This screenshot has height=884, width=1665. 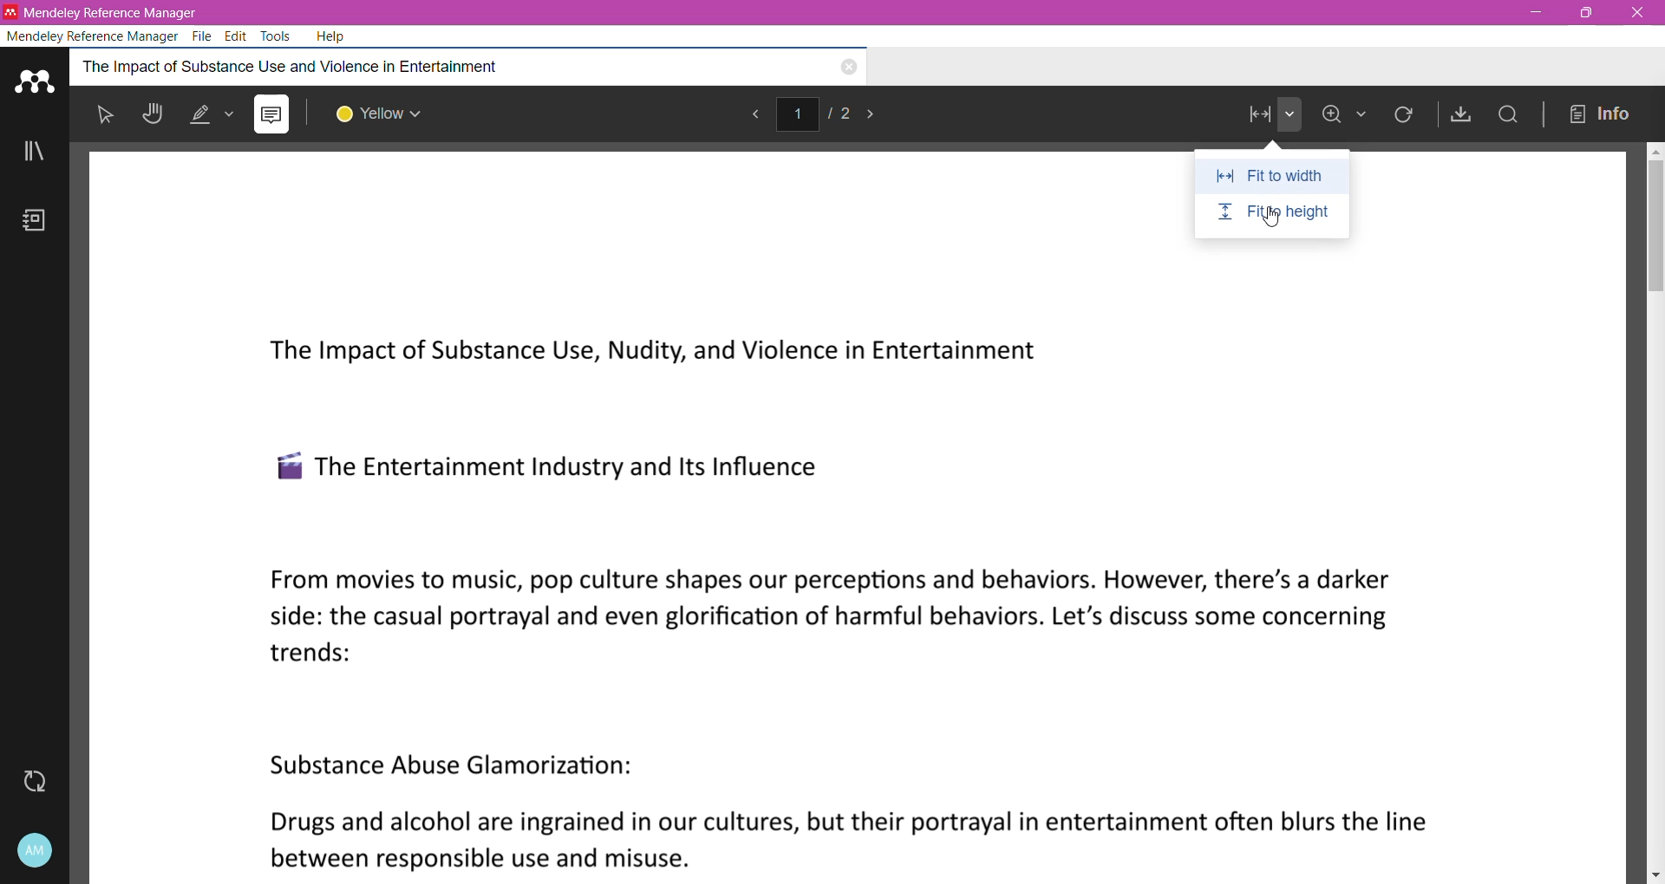 I want to click on Add Comment, so click(x=271, y=114).